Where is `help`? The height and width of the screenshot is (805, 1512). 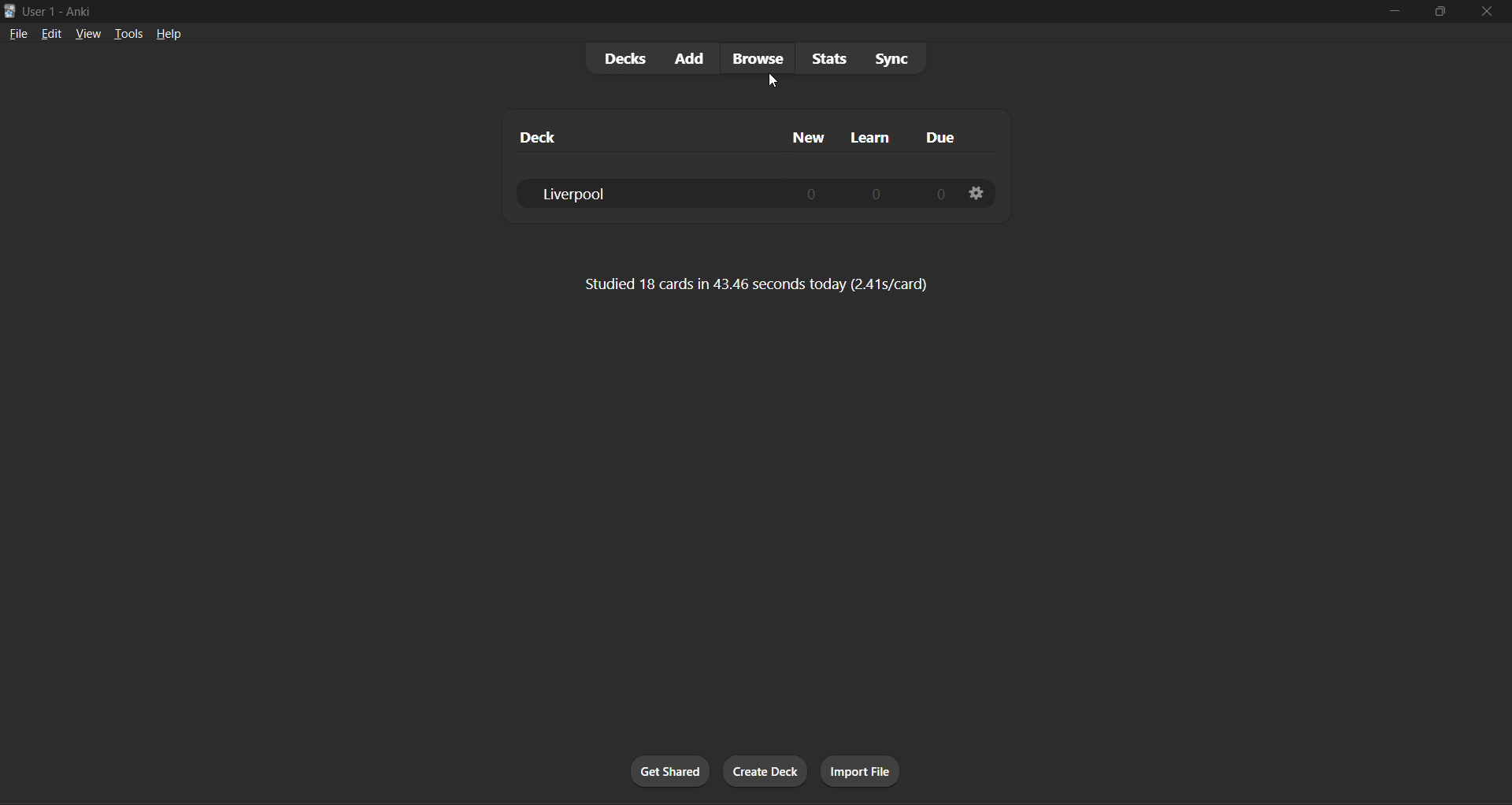 help is located at coordinates (169, 33).